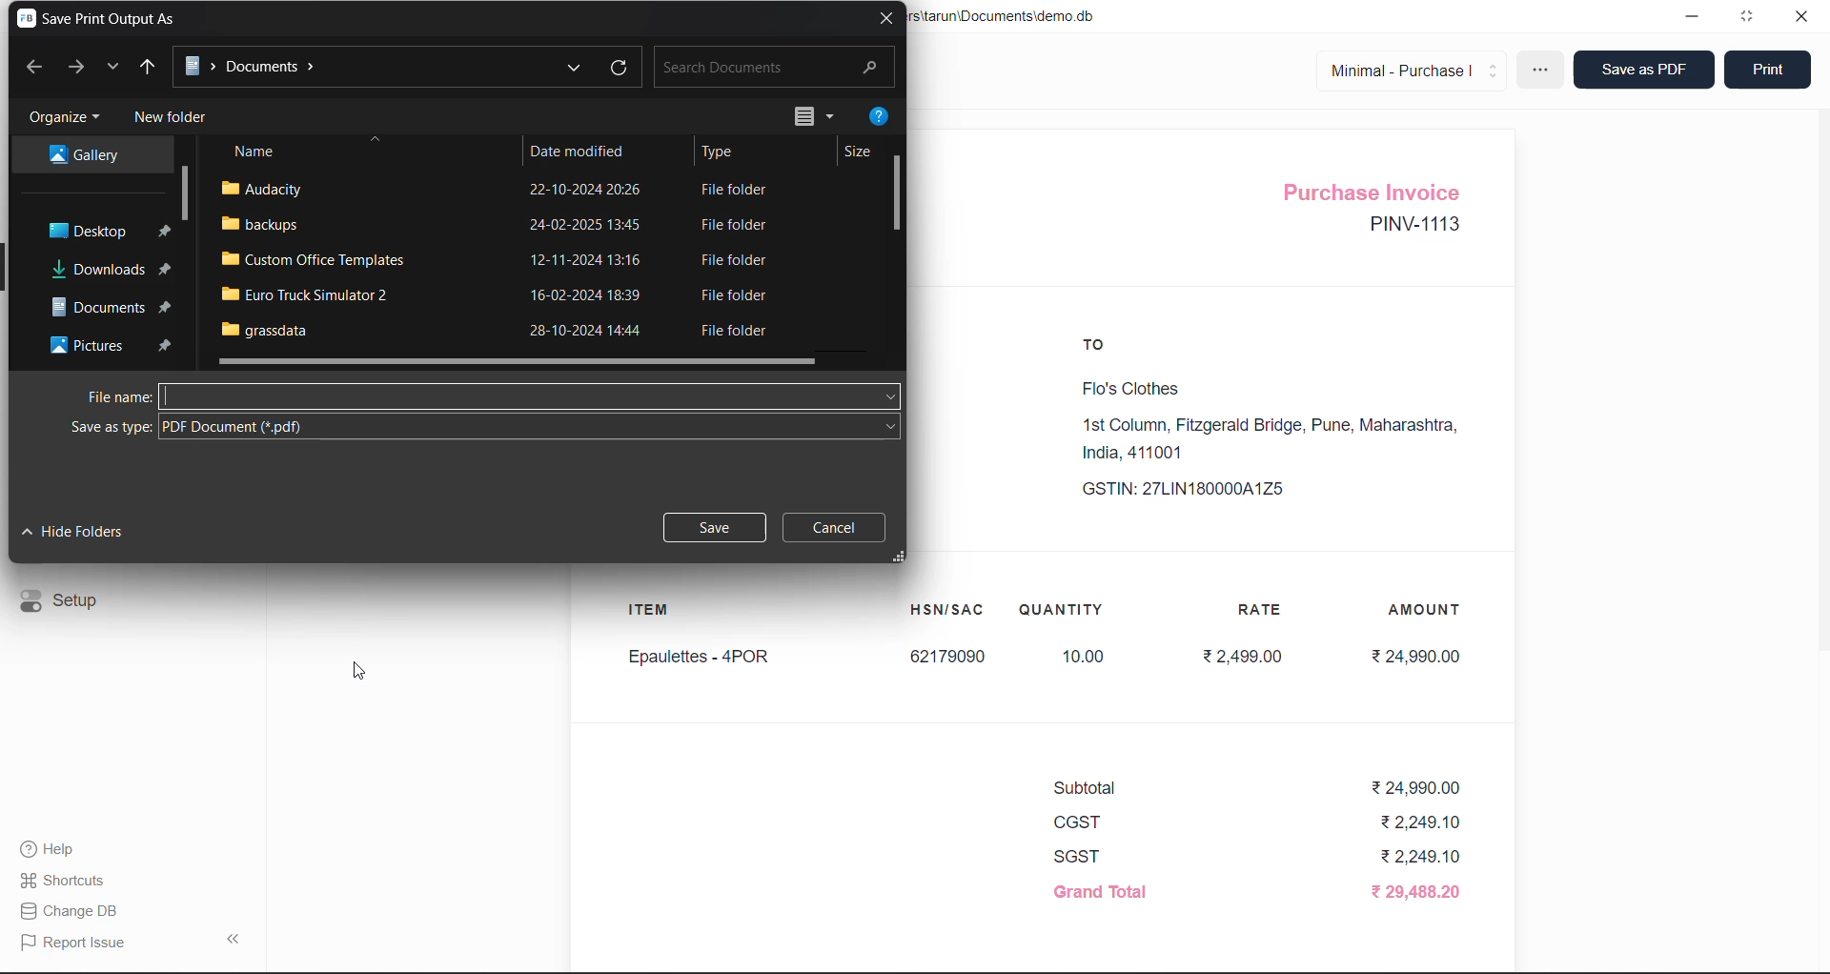 Image resolution: width=1830 pixels, height=974 pixels. I want to click on Euro Truck Simulator 2, so click(312, 293).